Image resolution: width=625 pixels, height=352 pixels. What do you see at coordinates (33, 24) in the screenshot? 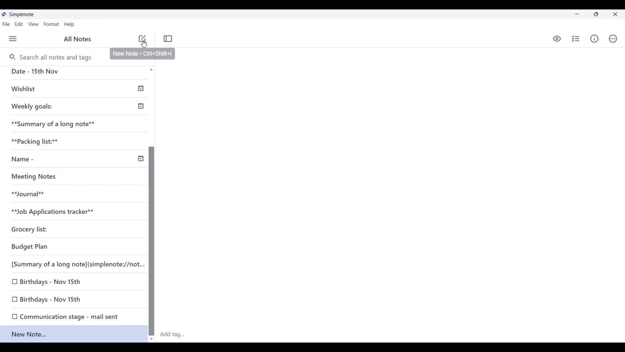
I see `View menu` at bounding box center [33, 24].